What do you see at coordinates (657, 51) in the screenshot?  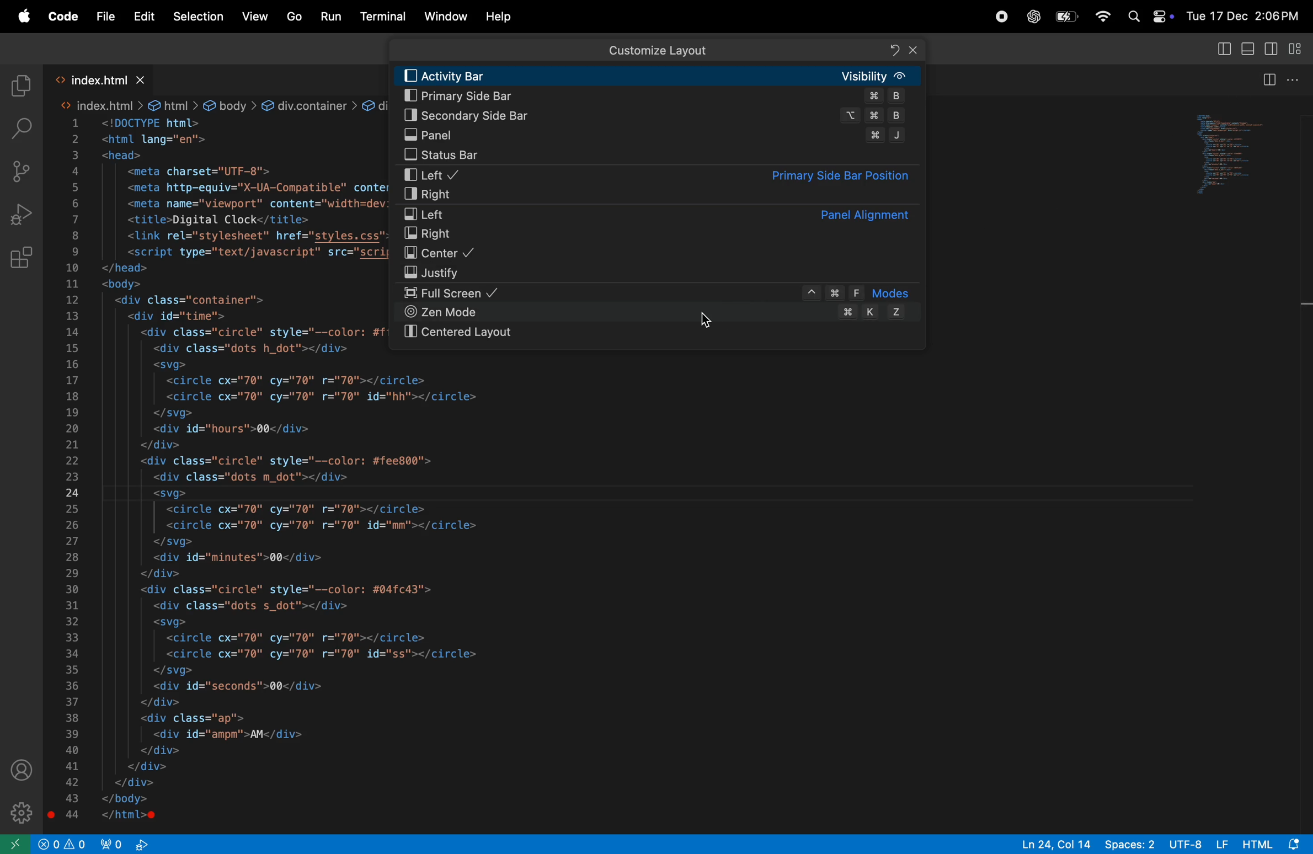 I see `Customize layout` at bounding box center [657, 51].